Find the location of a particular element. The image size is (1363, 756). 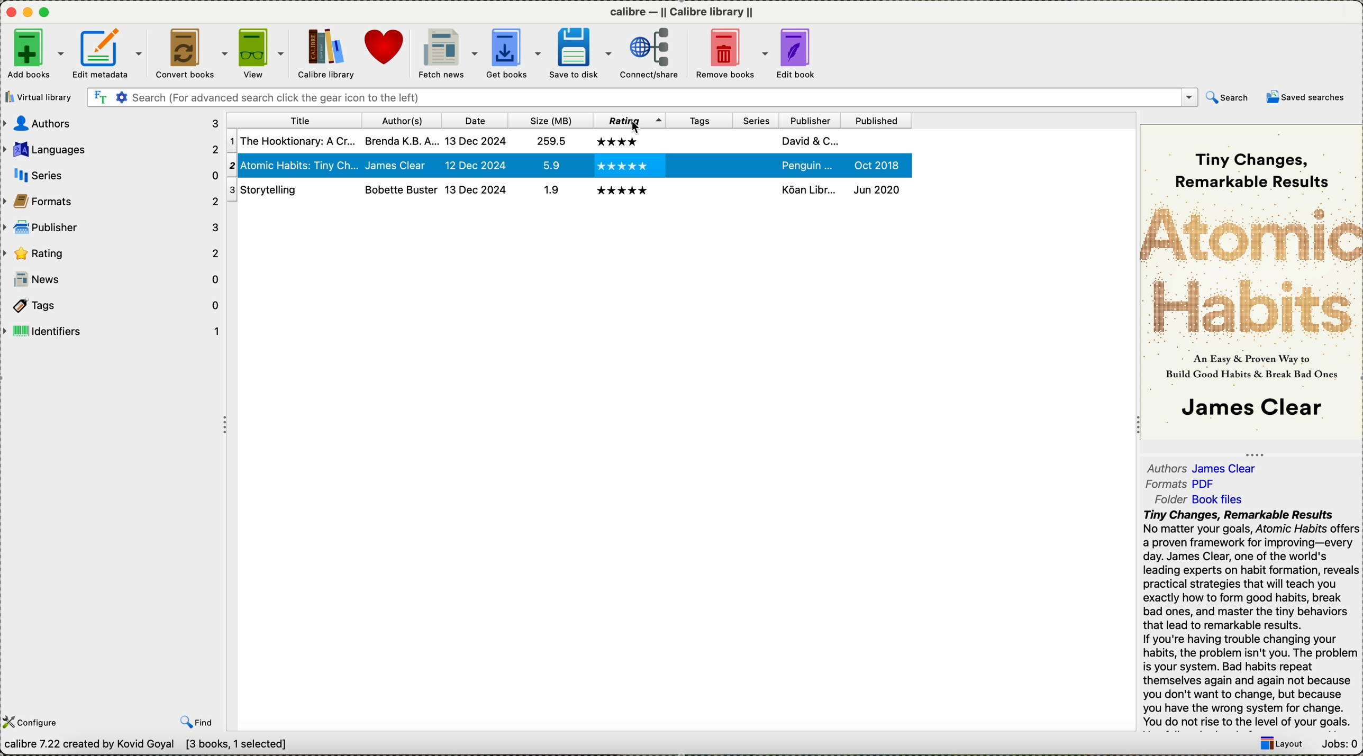

formats PDF is located at coordinates (1164, 484).